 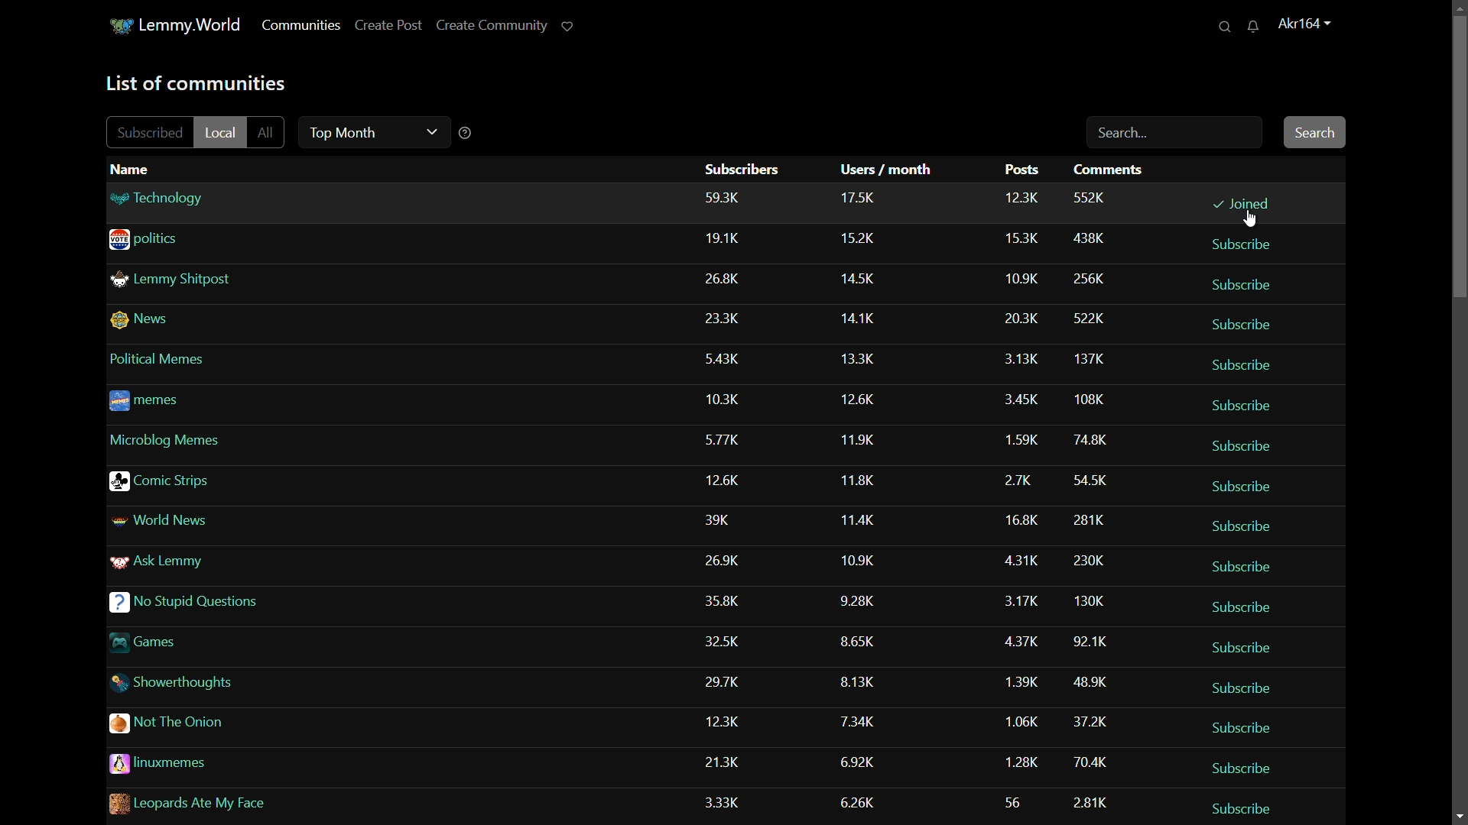 What do you see at coordinates (1091, 801) in the screenshot?
I see `comments` at bounding box center [1091, 801].